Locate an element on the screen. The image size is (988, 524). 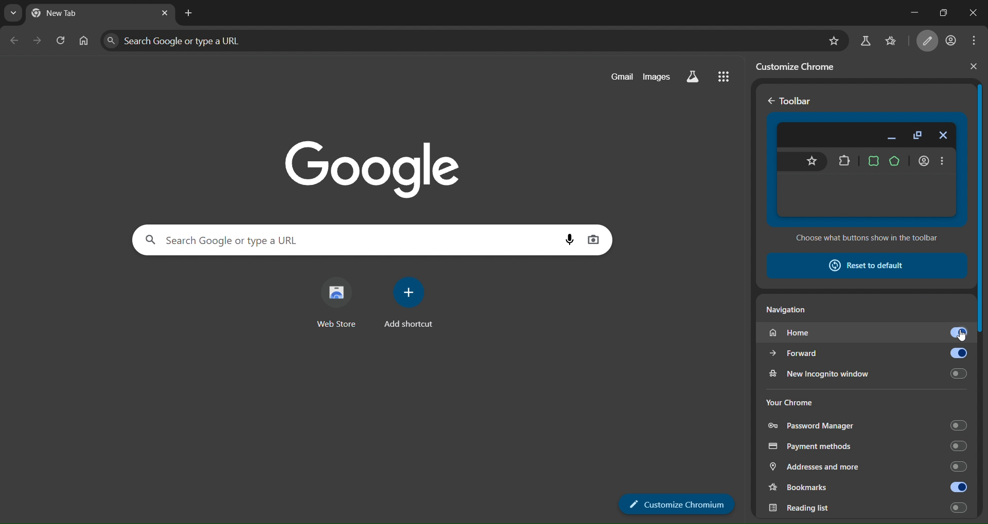
home is located at coordinates (84, 41).